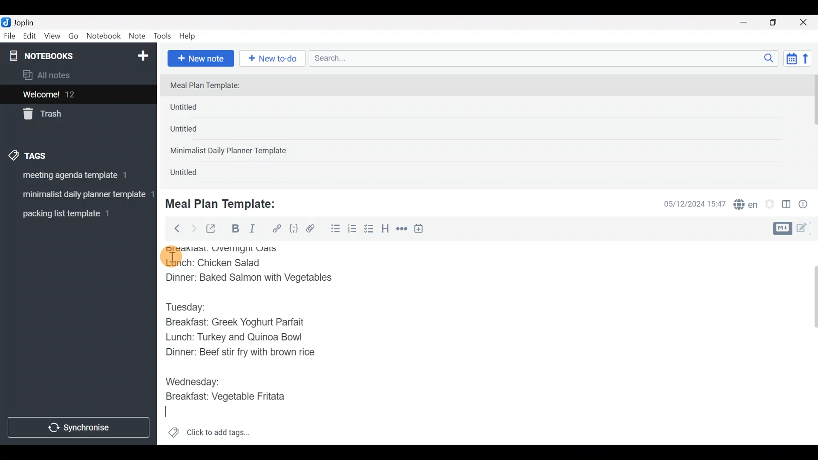 The image size is (818, 460). I want to click on Lunch: Turkey and Quinoa Bowl, so click(236, 337).